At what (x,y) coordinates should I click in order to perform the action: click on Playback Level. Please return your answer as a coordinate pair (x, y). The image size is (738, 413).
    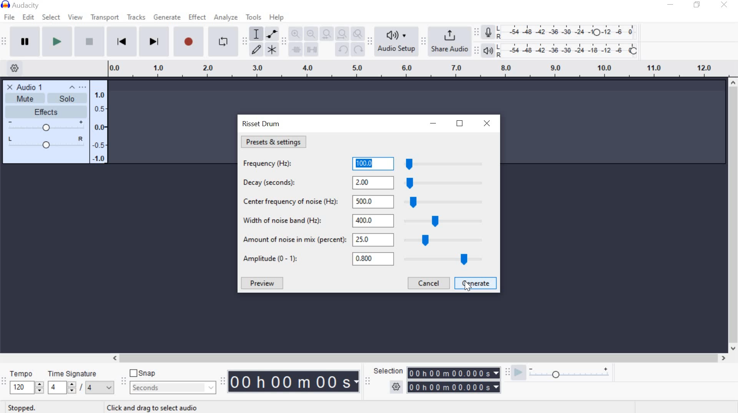
    Looking at the image, I should click on (560, 50).